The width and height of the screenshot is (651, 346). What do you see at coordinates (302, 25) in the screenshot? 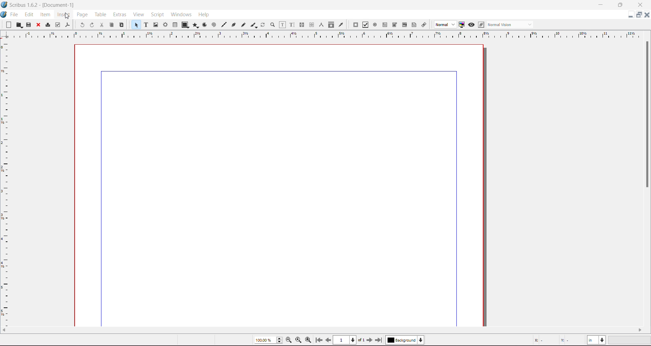
I see `Link Text Frames` at bounding box center [302, 25].